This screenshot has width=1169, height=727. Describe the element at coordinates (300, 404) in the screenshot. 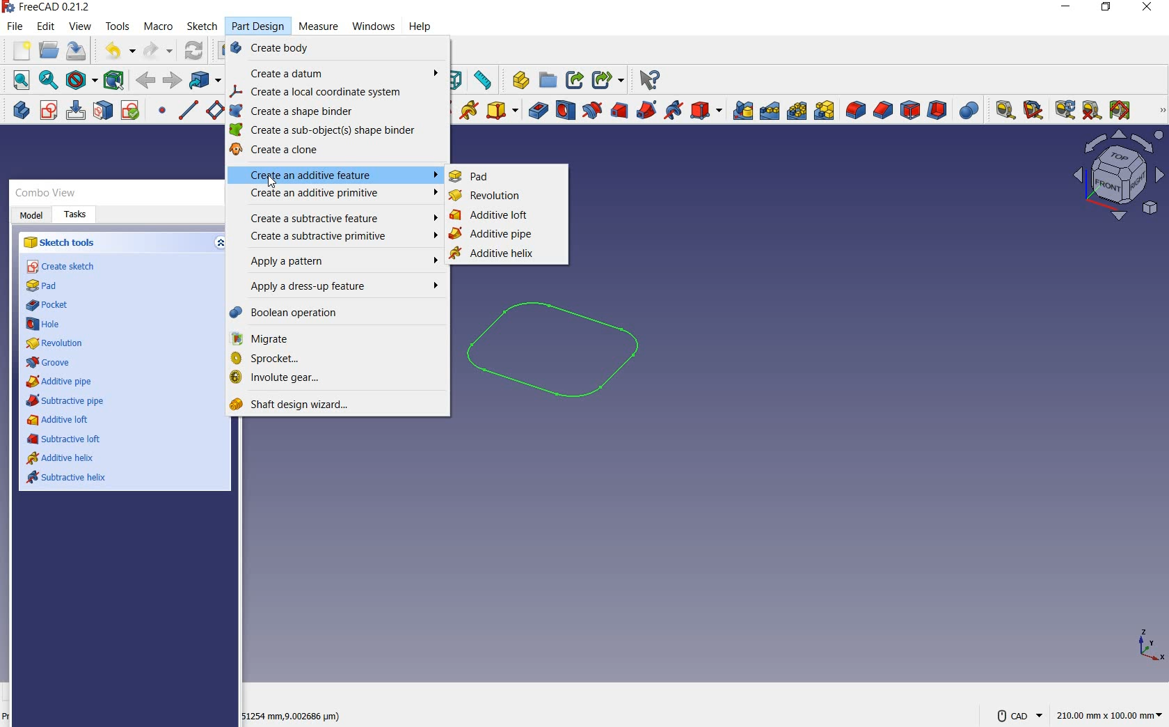

I see `shaft design wizard` at that location.